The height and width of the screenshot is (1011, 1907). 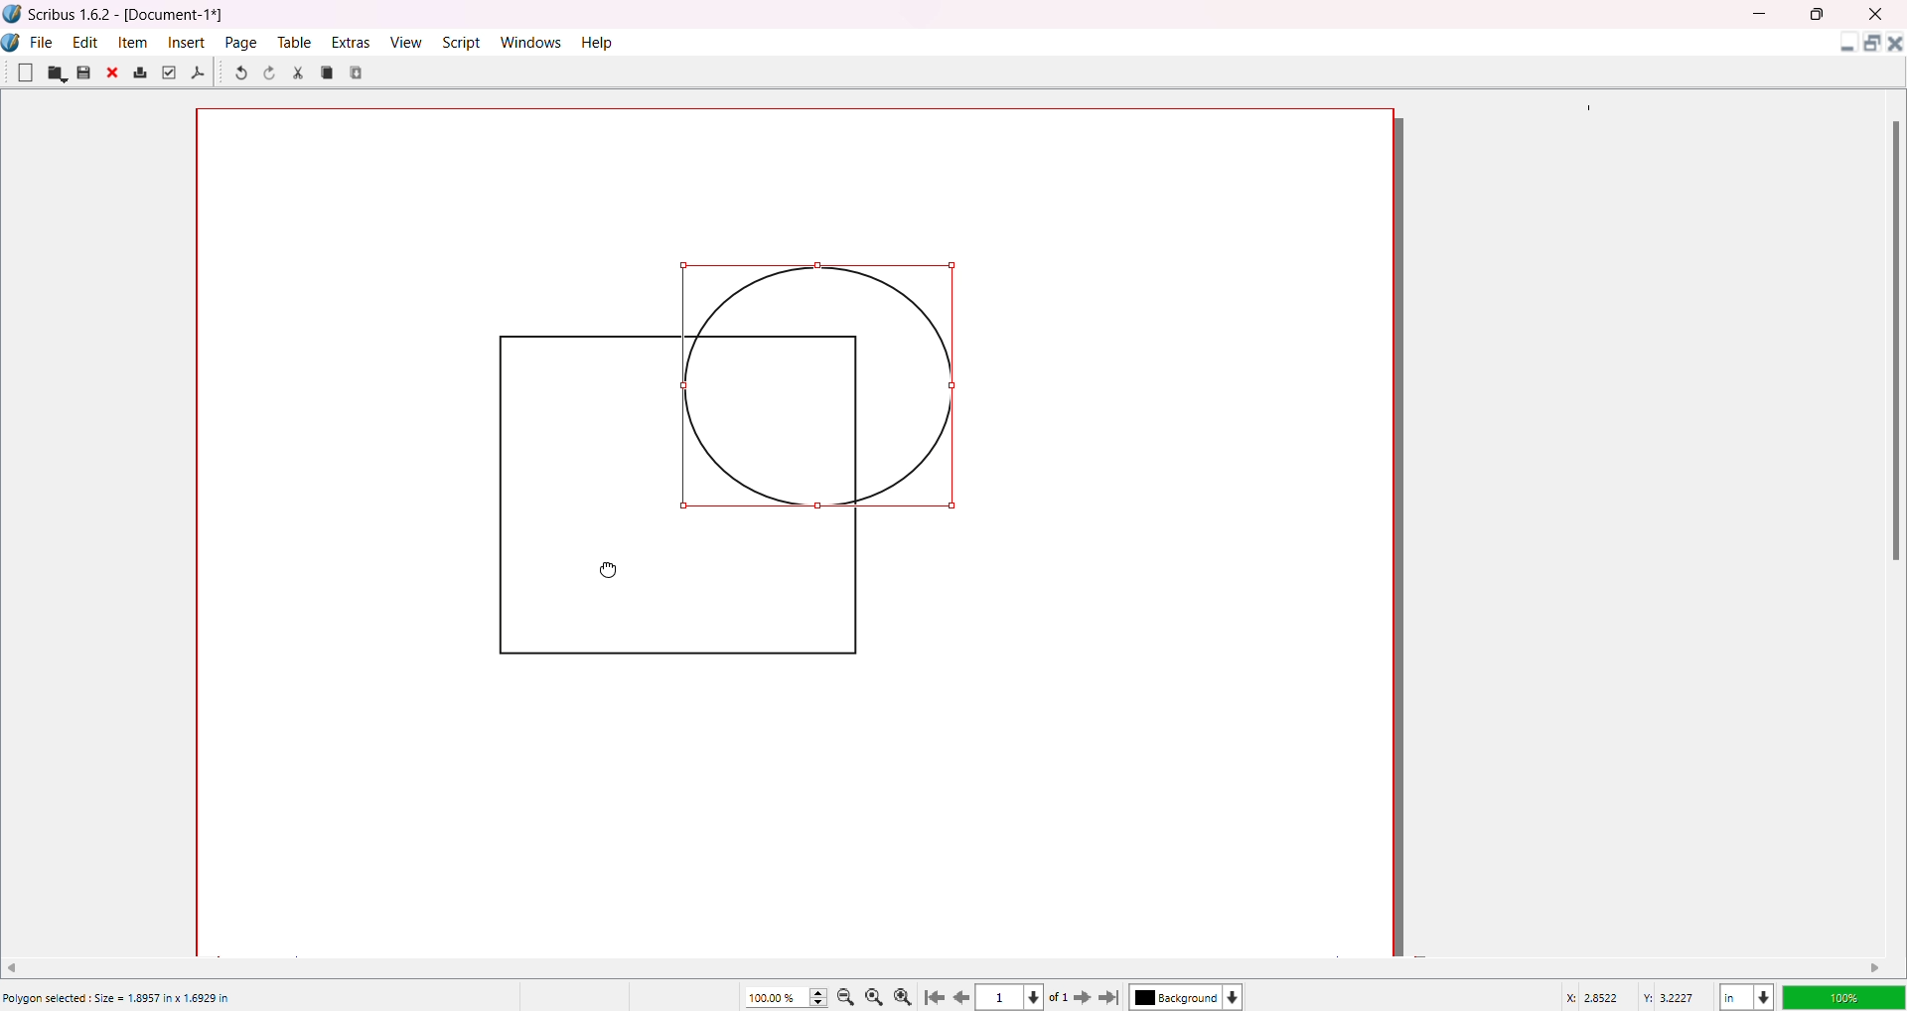 What do you see at coordinates (352, 42) in the screenshot?
I see `Extras` at bounding box center [352, 42].